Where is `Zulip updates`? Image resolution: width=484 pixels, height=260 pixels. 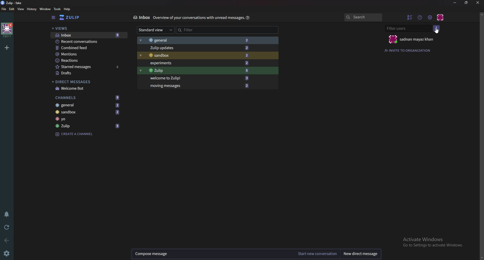
Zulip updates is located at coordinates (198, 48).